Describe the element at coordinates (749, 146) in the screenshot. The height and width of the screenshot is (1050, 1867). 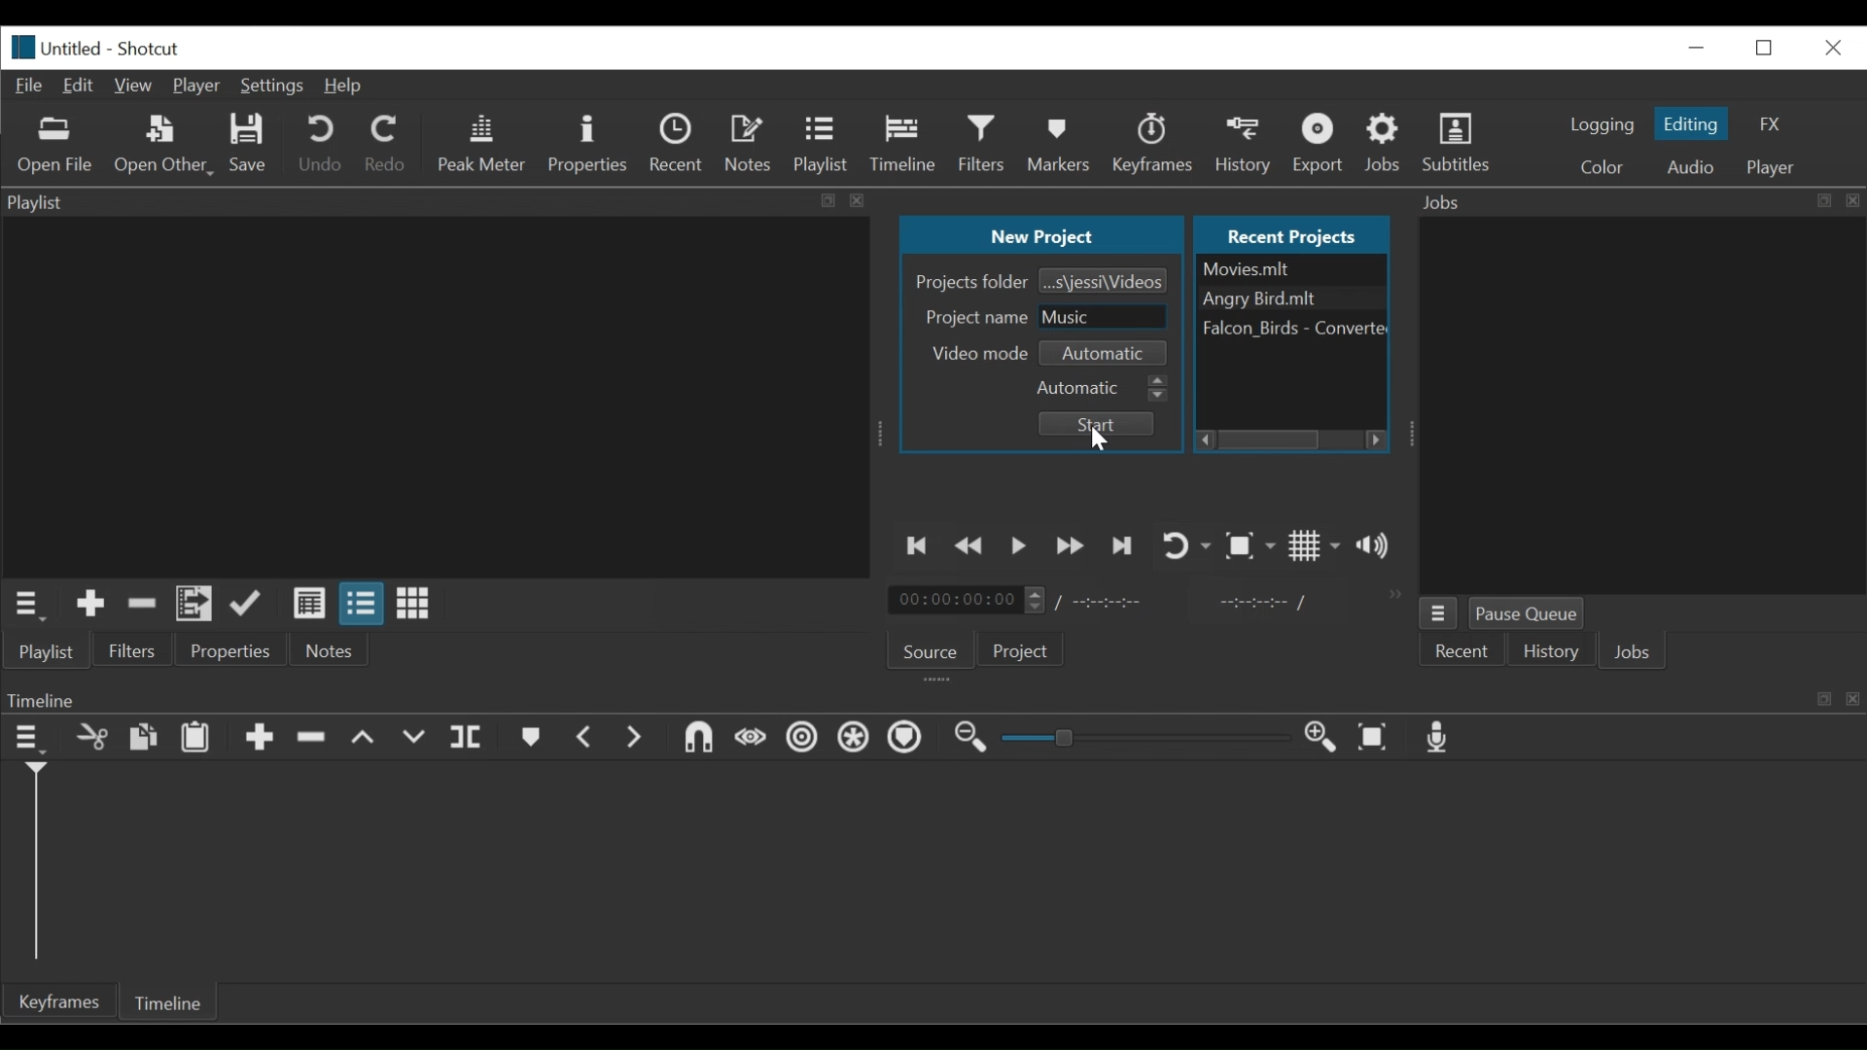
I see `Notes` at that location.